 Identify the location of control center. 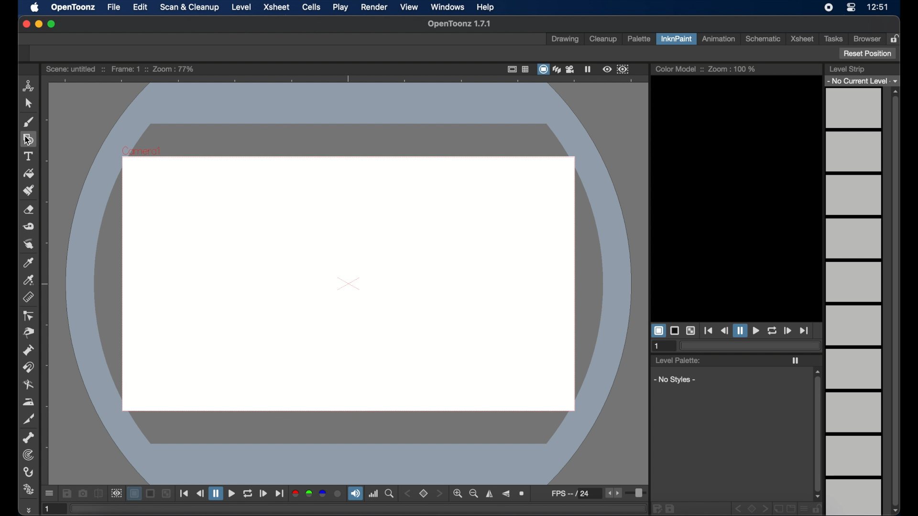
(851, 8).